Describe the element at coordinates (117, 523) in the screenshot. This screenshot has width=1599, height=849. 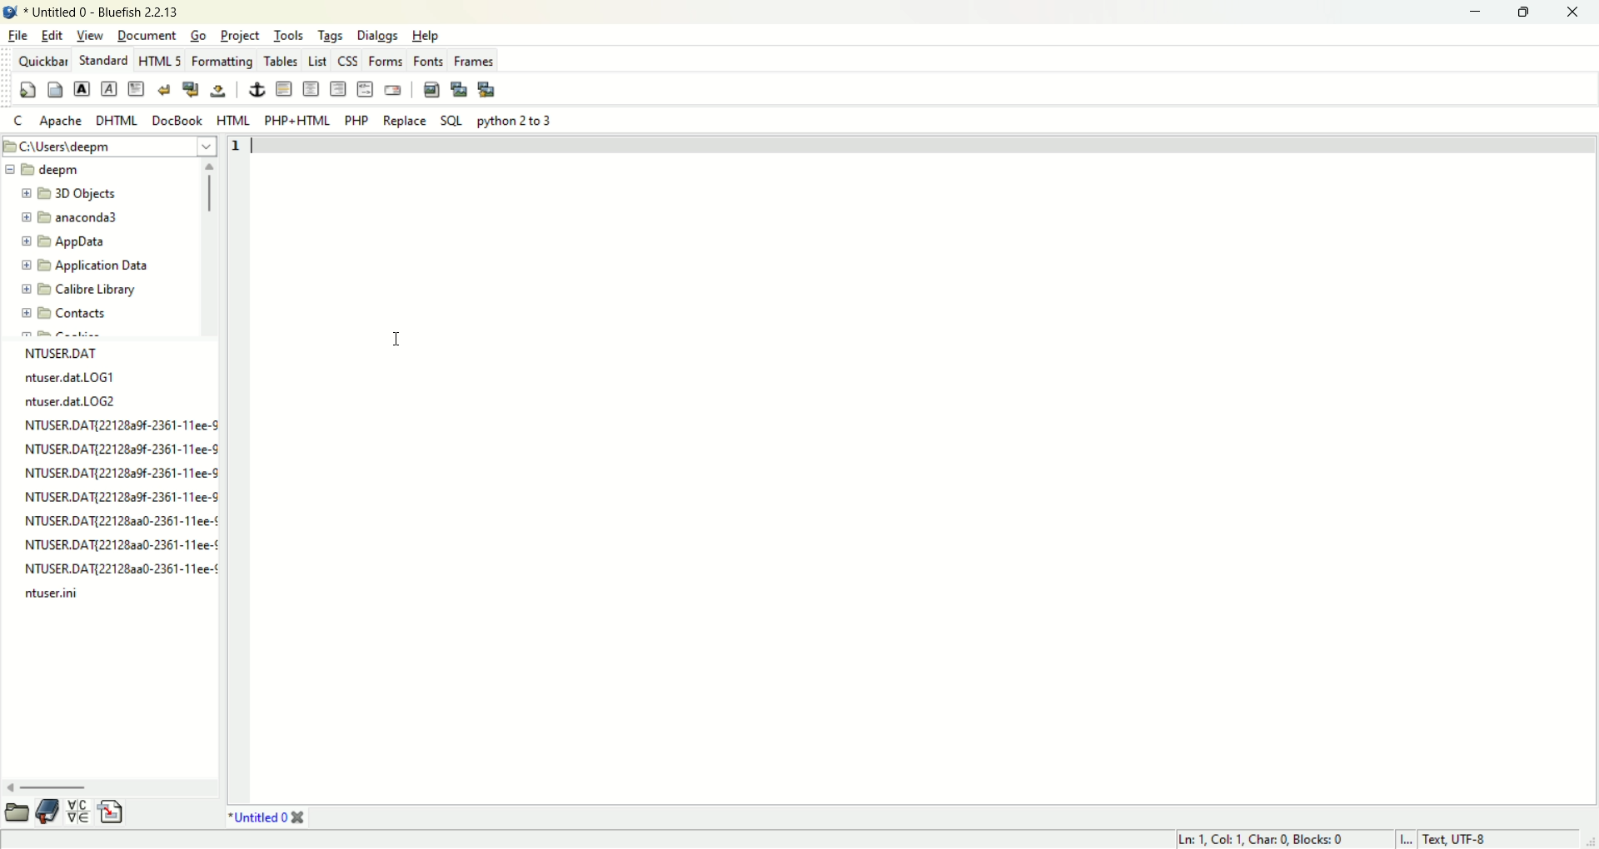
I see `NTUSER.DAT{22128aa0-2361-11ee-¢` at that location.